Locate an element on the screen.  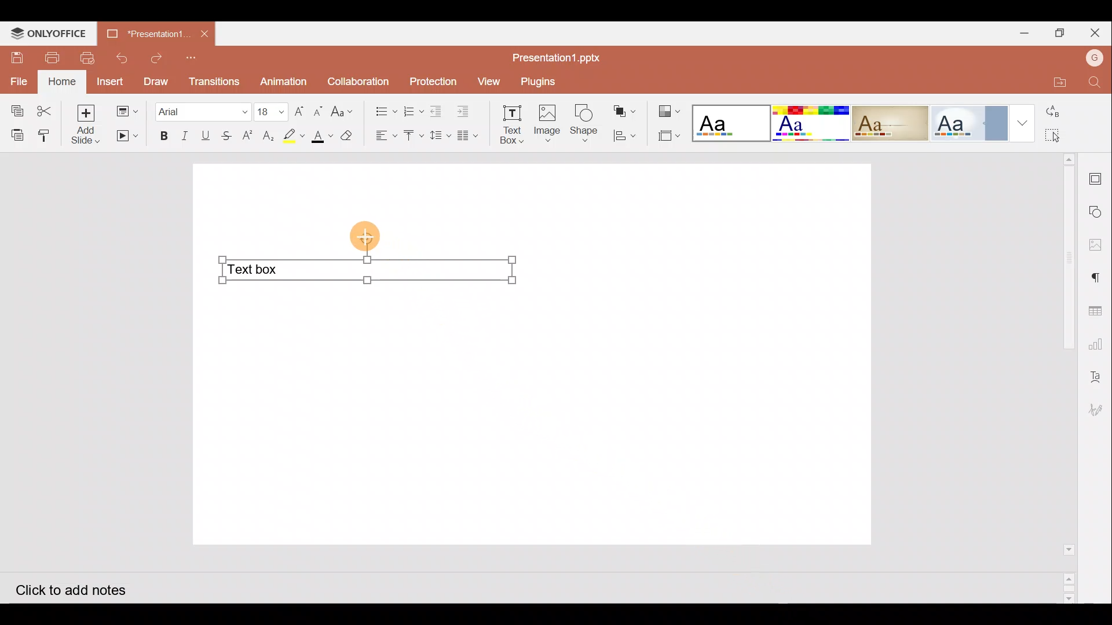
Classic is located at coordinates (890, 121).